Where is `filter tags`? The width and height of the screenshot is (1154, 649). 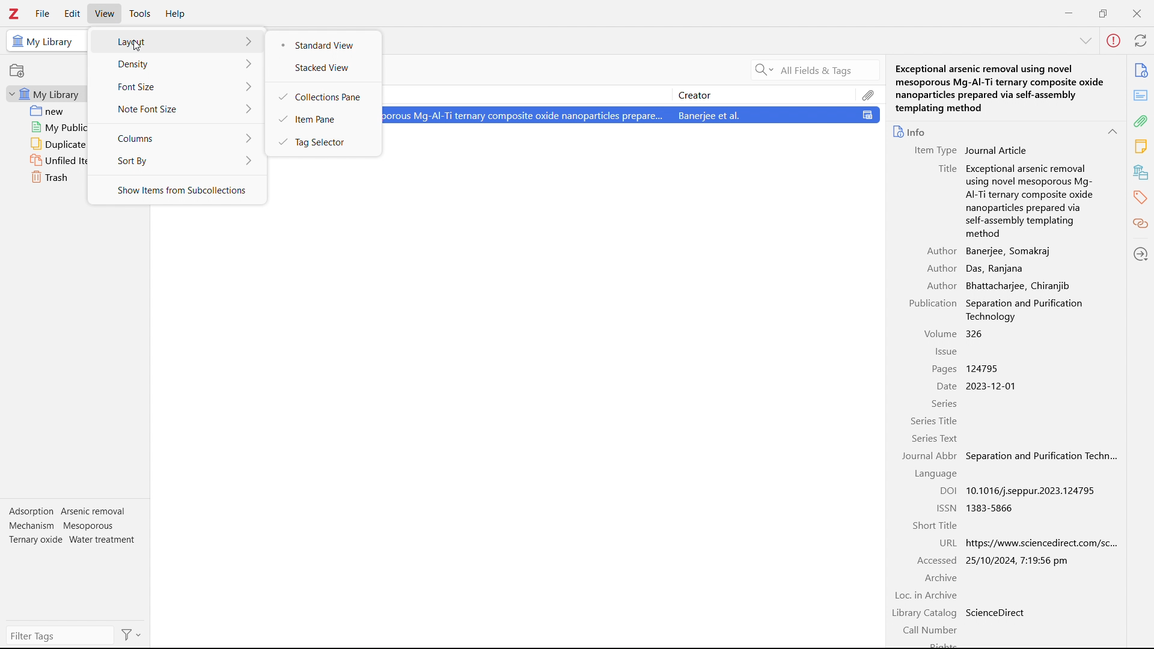
filter tags is located at coordinates (60, 636).